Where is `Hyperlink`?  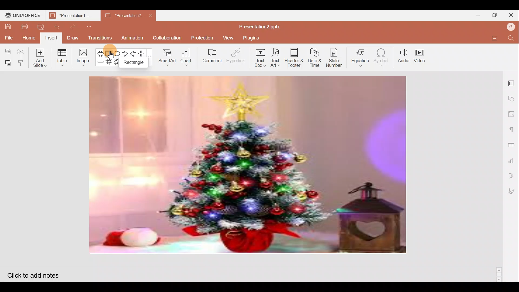 Hyperlink is located at coordinates (234, 57).